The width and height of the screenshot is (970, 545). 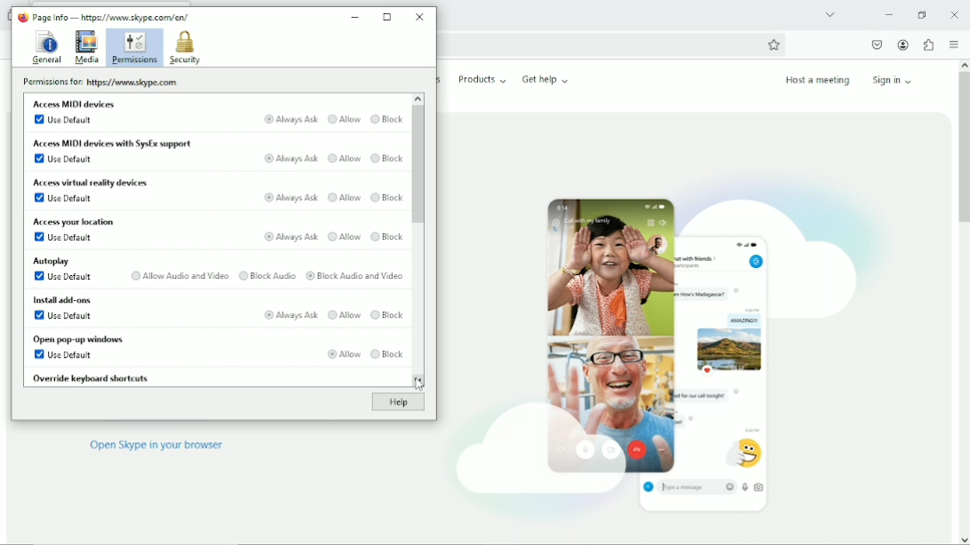 What do you see at coordinates (356, 14) in the screenshot?
I see `Minimize` at bounding box center [356, 14].